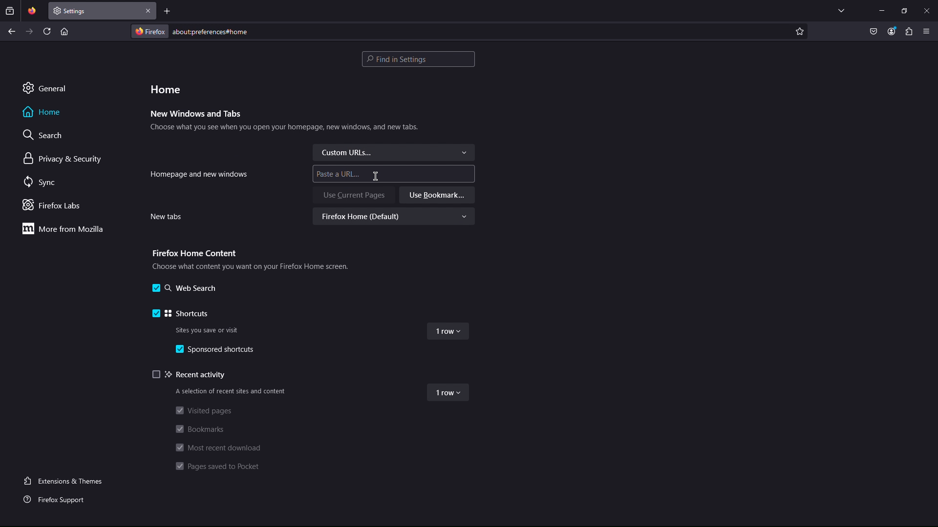 The width and height of the screenshot is (938, 527). Describe the element at coordinates (354, 195) in the screenshot. I see `Use Current Pages` at that location.